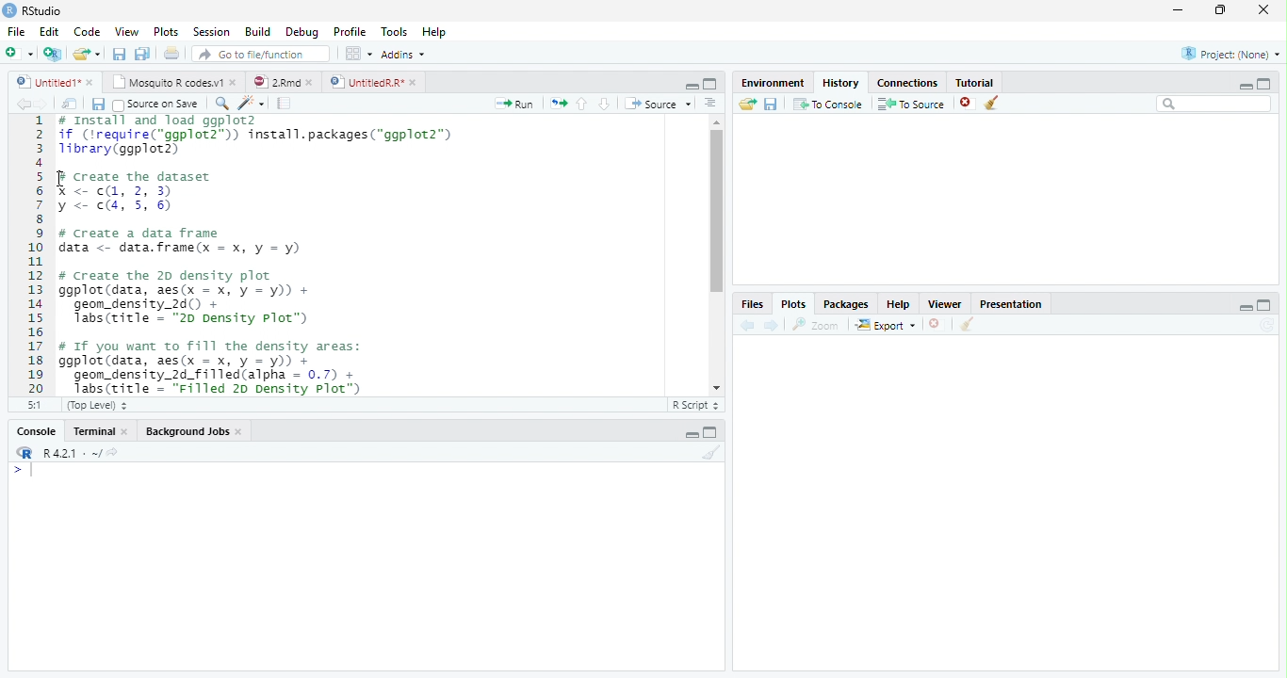 This screenshot has width=1287, height=678. What do you see at coordinates (357, 54) in the screenshot?
I see `wrokspace pan` at bounding box center [357, 54].